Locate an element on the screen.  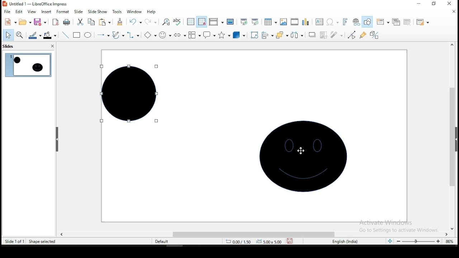
filter is located at coordinates (336, 35).